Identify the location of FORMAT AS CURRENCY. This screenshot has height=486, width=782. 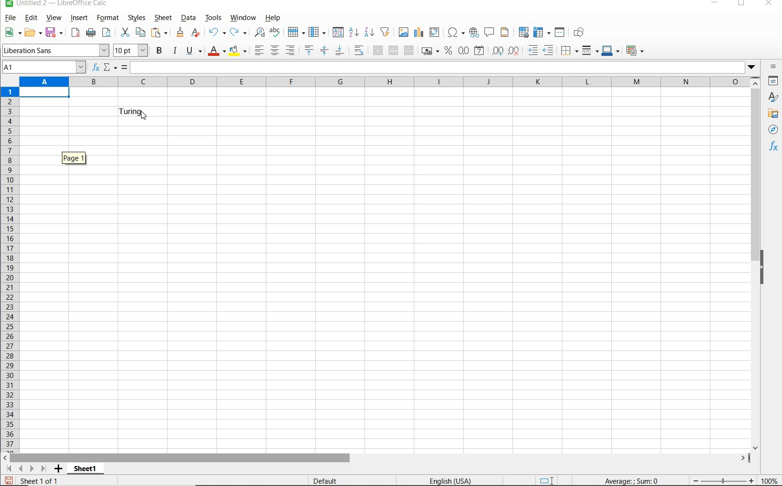
(429, 51).